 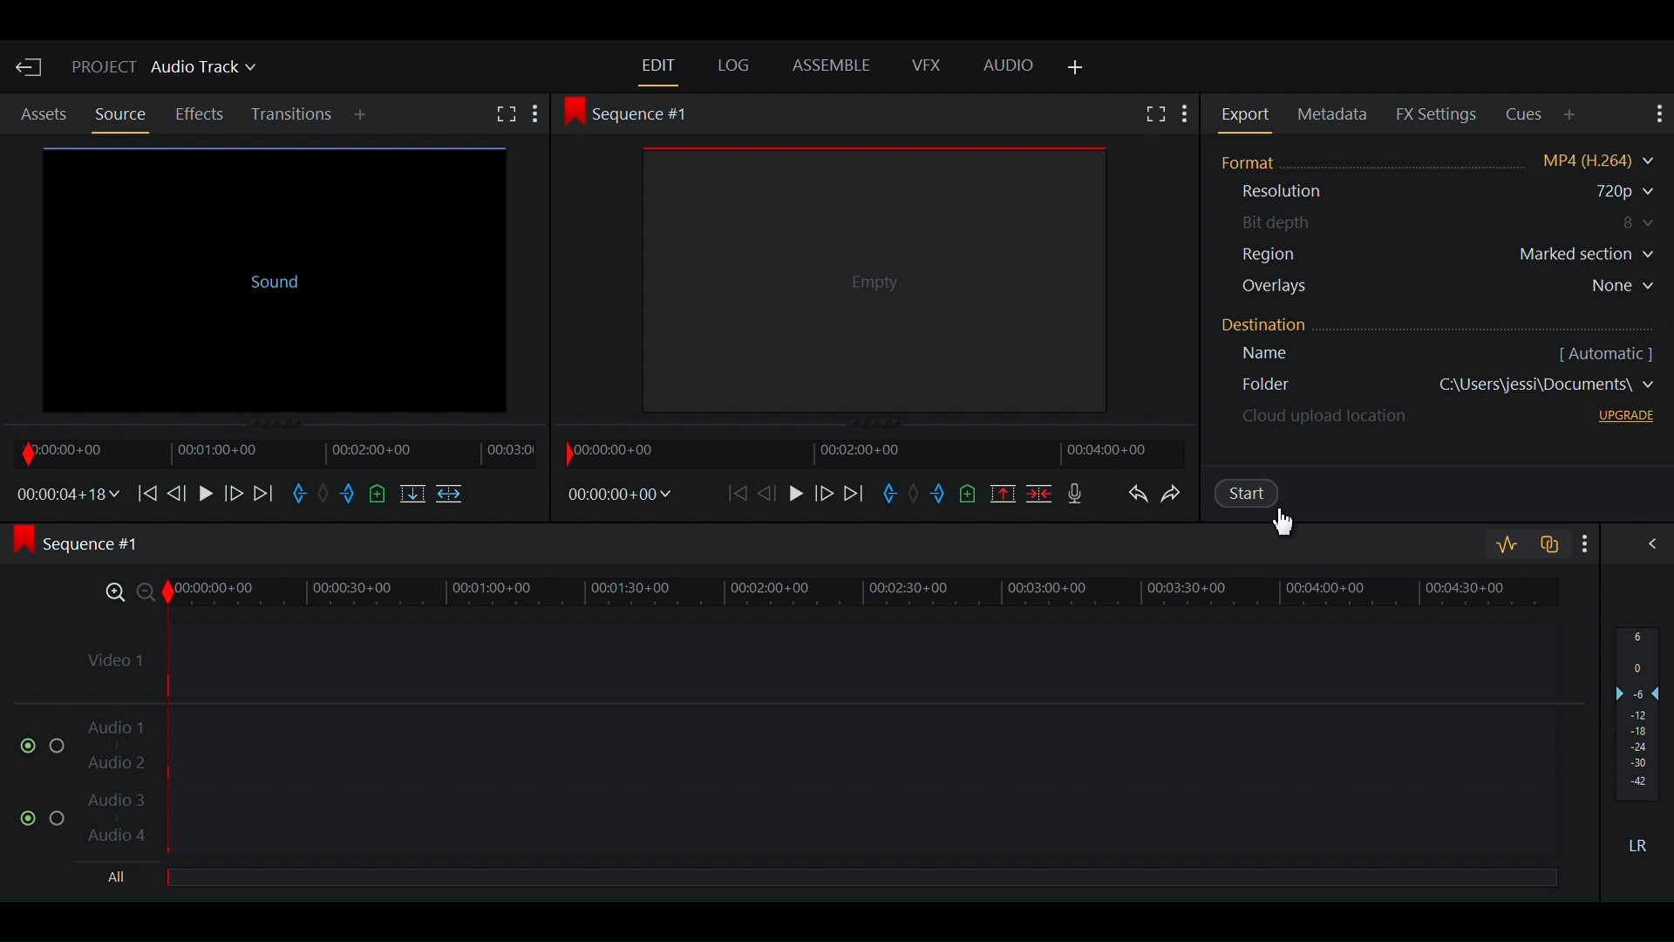 What do you see at coordinates (1644, 845) in the screenshot?
I see `LR` at bounding box center [1644, 845].